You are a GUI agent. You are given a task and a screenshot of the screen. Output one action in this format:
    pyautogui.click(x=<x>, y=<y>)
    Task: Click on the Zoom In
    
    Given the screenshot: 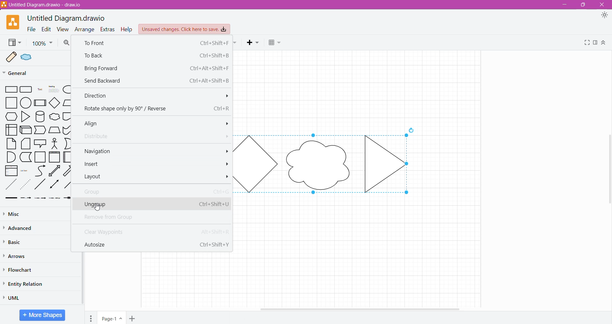 What is the action you would take?
    pyautogui.click(x=67, y=43)
    